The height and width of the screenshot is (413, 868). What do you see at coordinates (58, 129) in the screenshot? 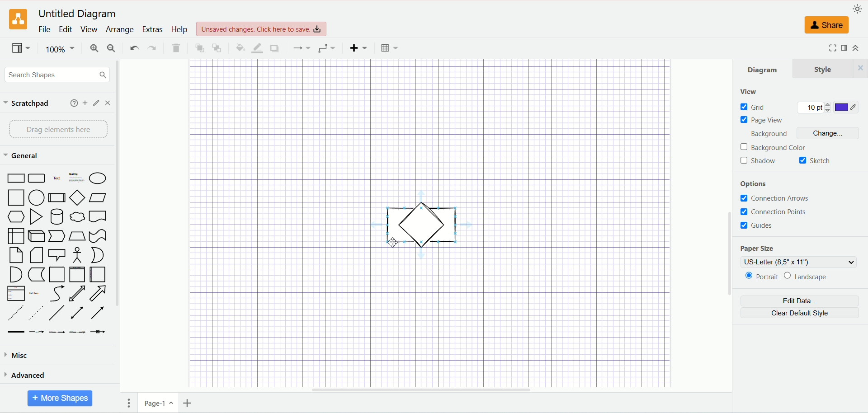
I see `drag element here` at bounding box center [58, 129].